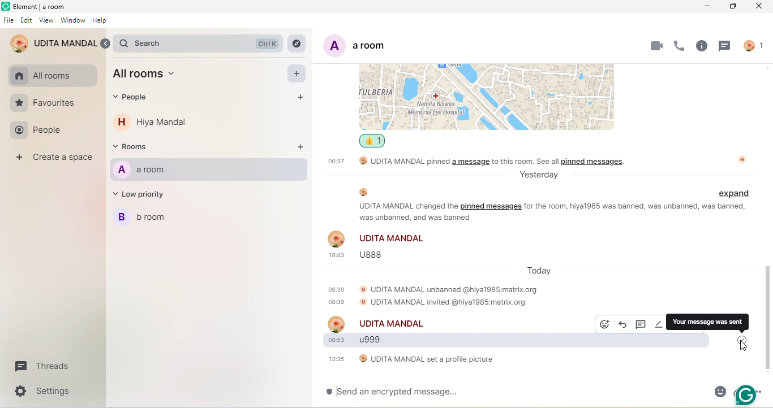 This screenshot has width=773, height=408. Describe the element at coordinates (27, 20) in the screenshot. I see `> Edit` at that location.